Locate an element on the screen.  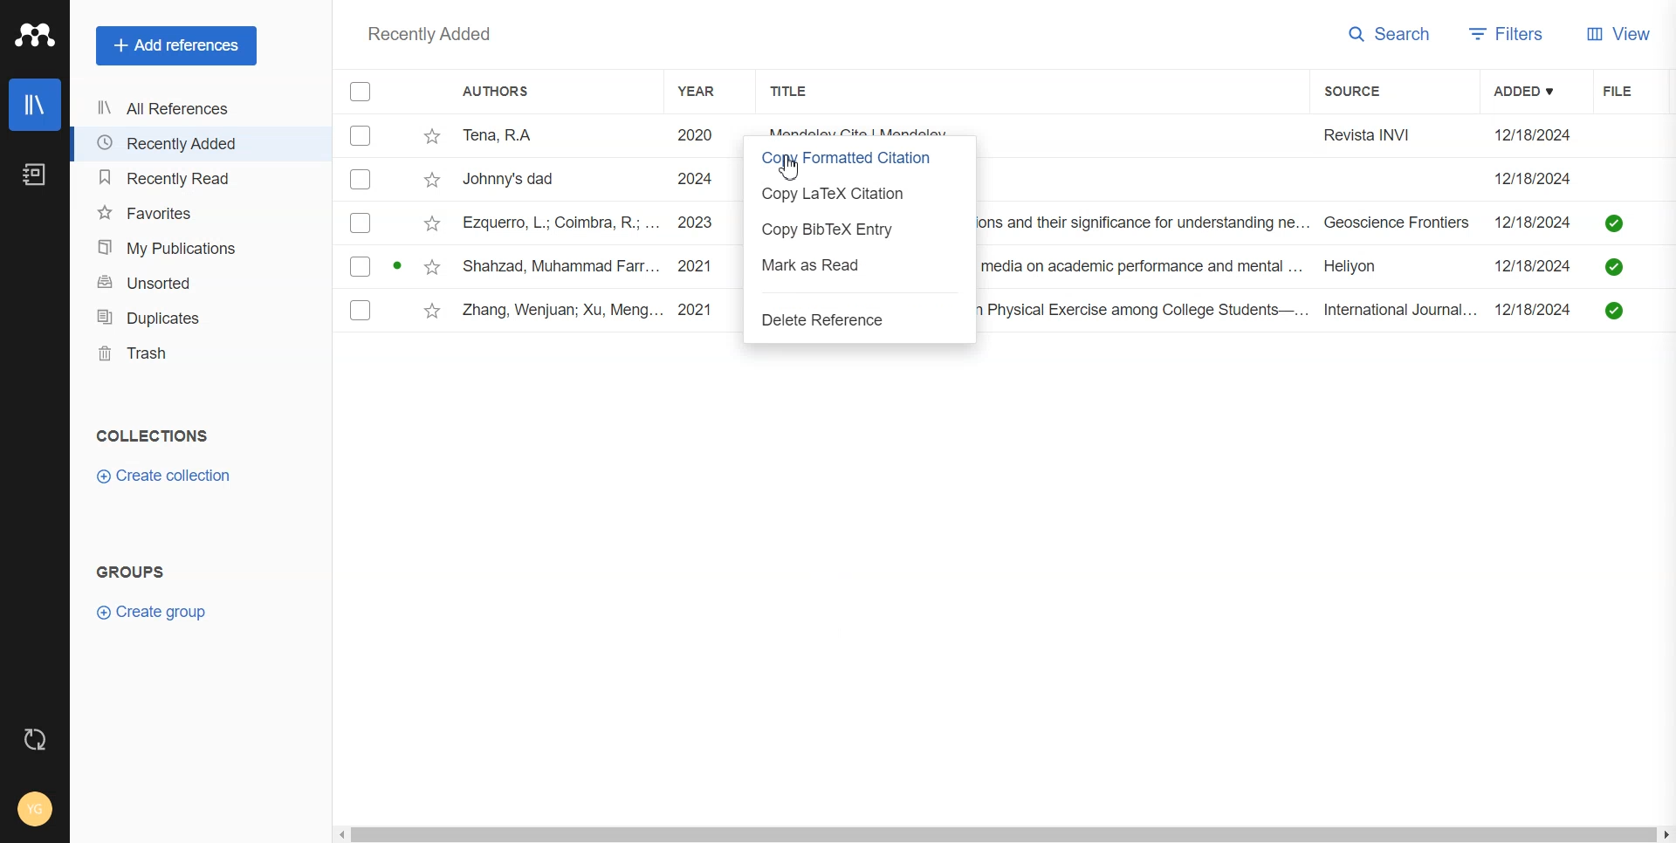
Auto sync is located at coordinates (36, 738).